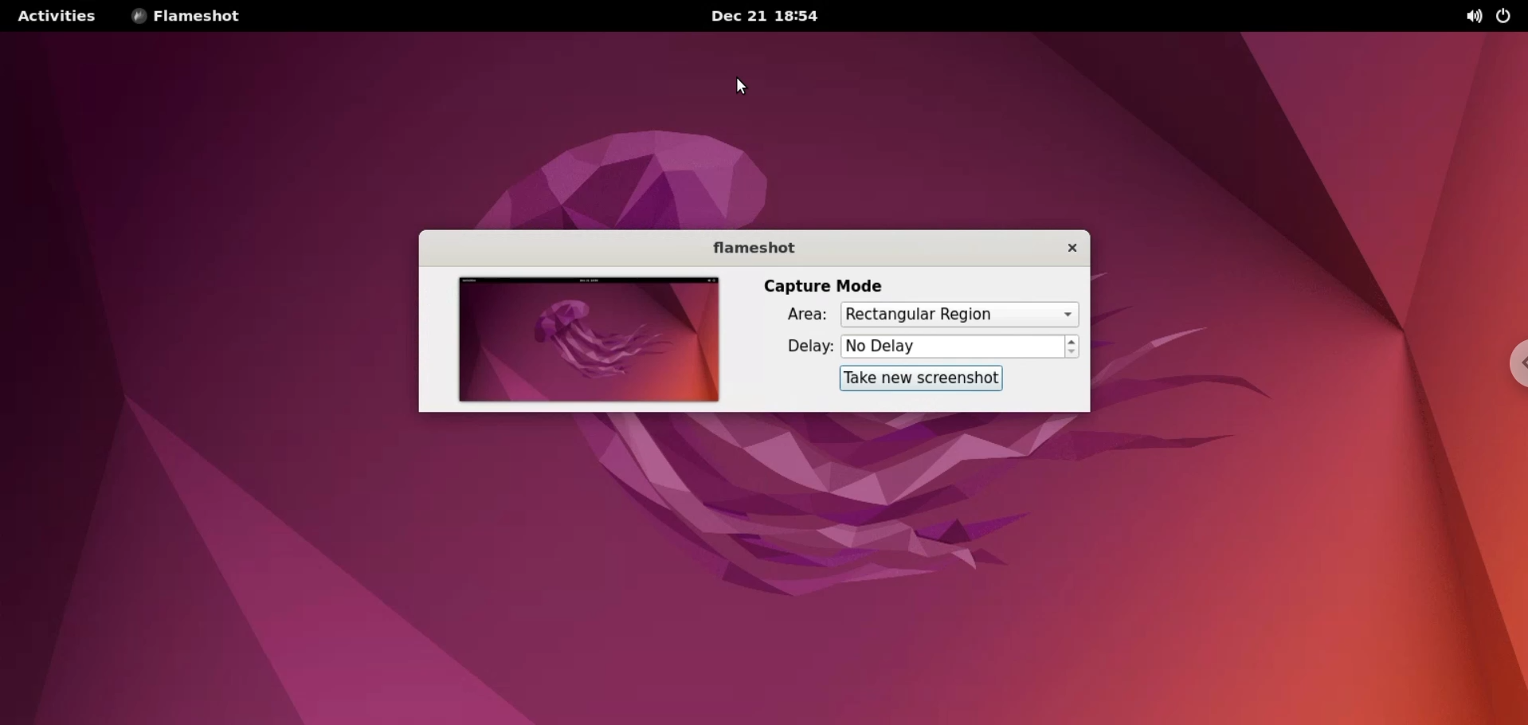 Image resolution: width=1528 pixels, height=725 pixels. Describe the element at coordinates (1510, 362) in the screenshot. I see `chrome options` at that location.